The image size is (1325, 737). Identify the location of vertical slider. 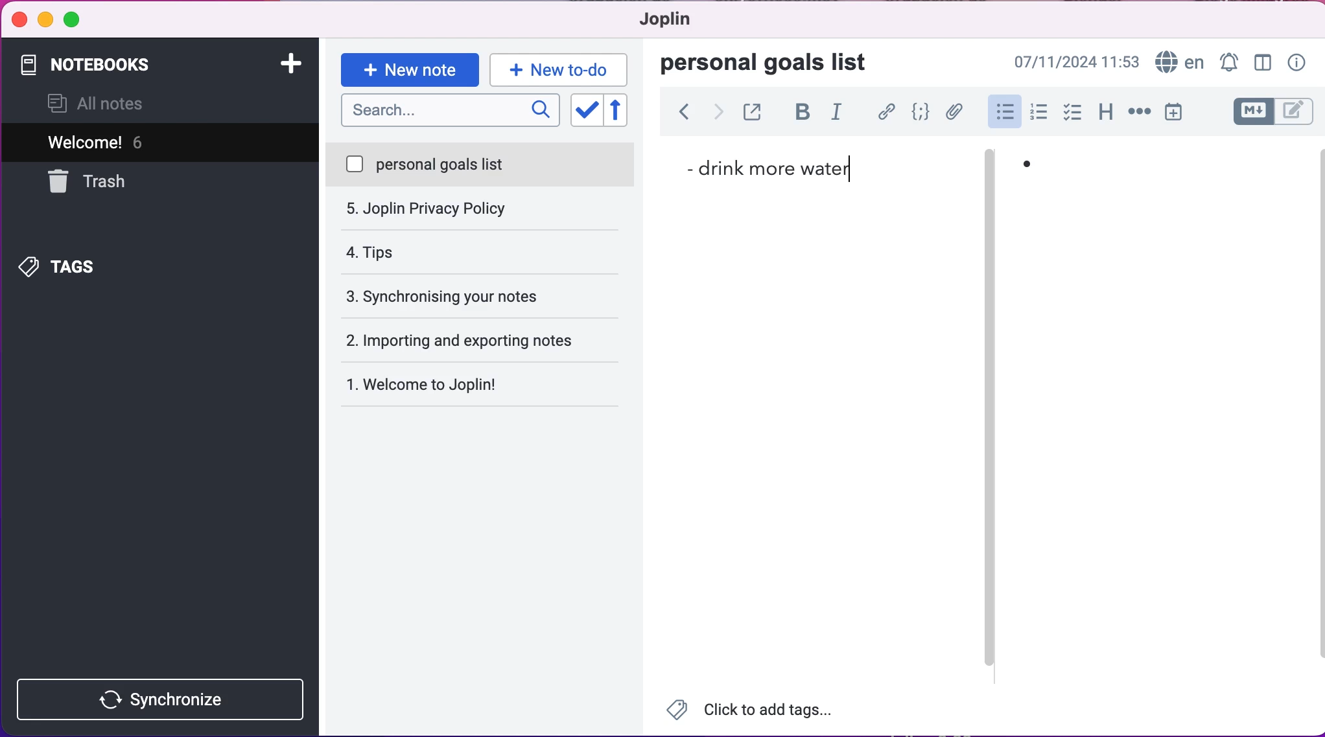
(989, 194).